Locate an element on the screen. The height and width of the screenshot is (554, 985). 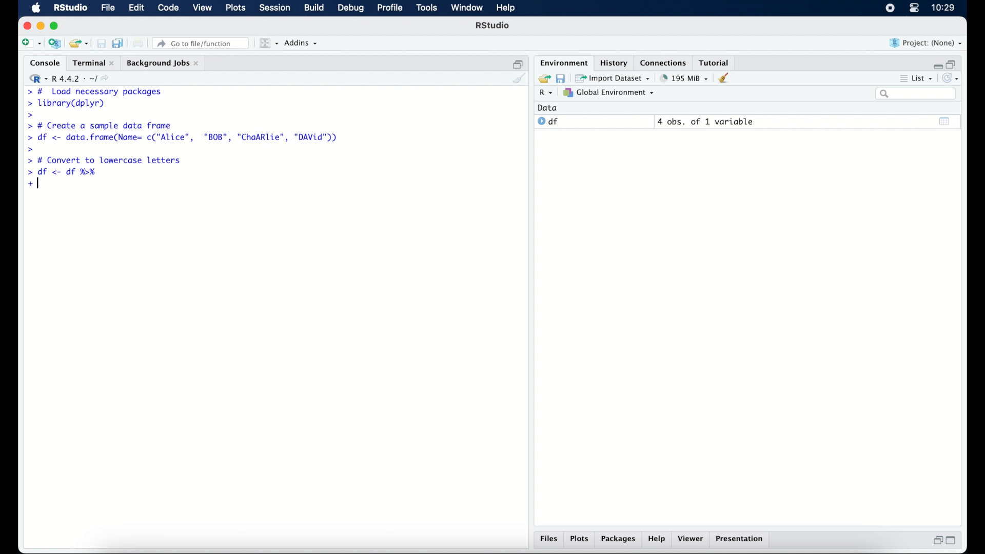
command prompt is located at coordinates (31, 149).